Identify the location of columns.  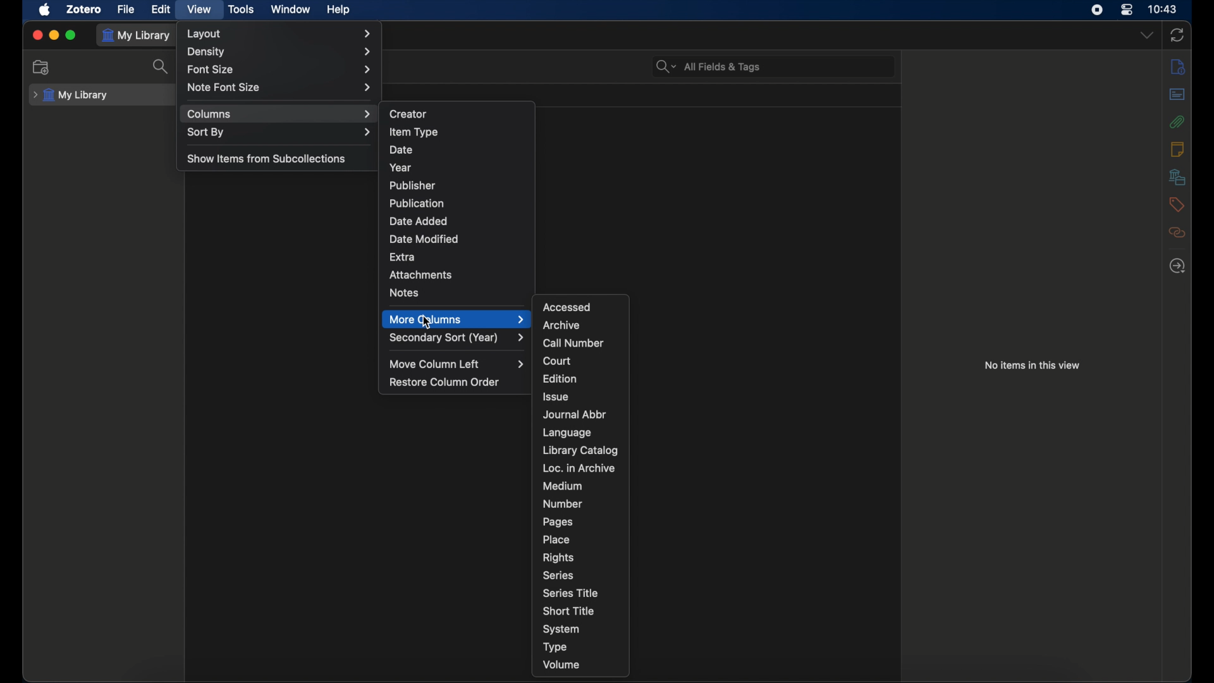
(280, 114).